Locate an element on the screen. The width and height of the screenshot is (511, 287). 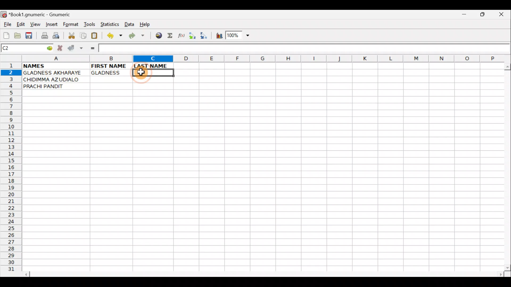
Cells is located at coordinates (262, 185).